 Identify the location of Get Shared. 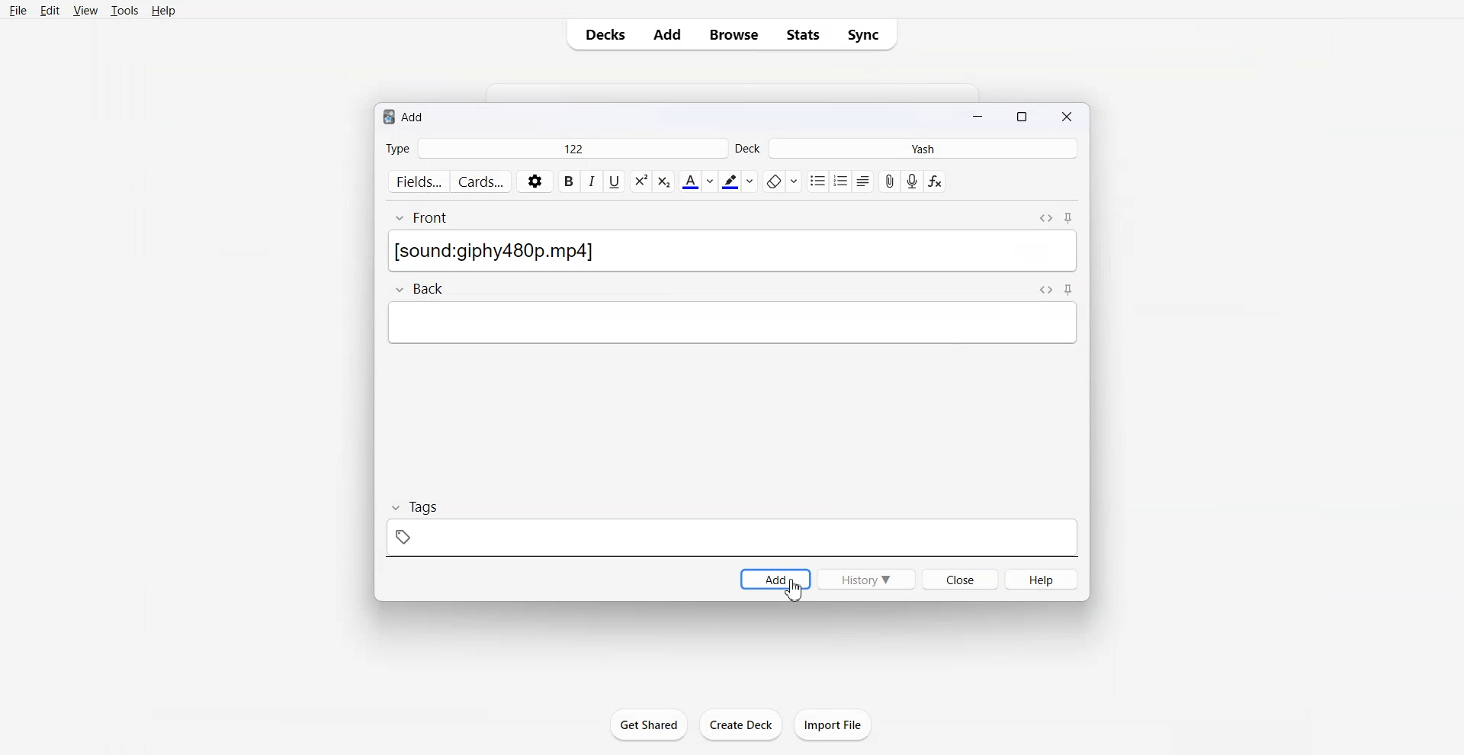
(649, 723).